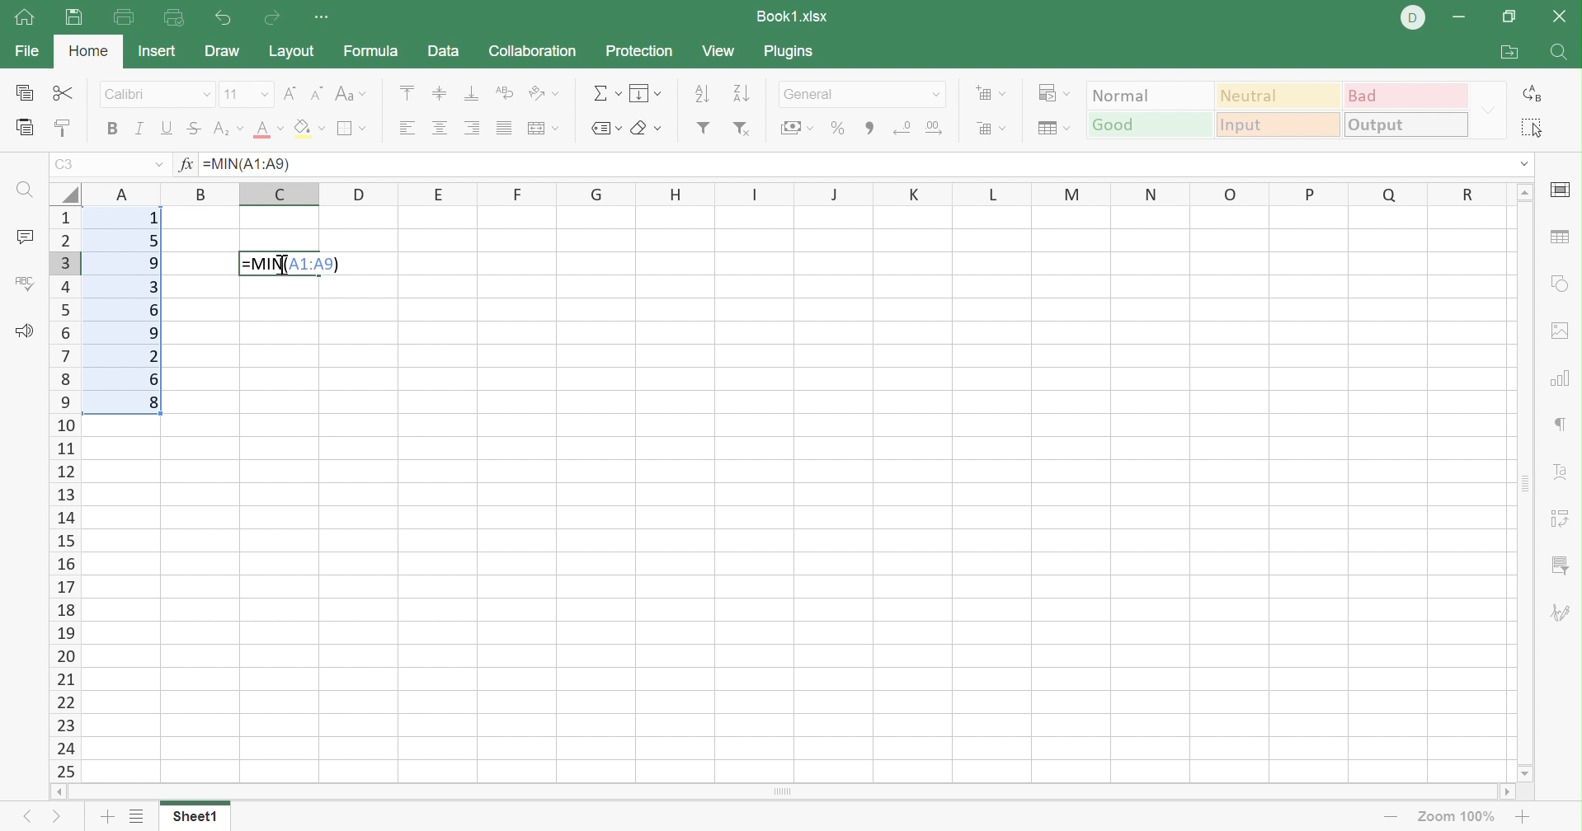 This screenshot has width=1582, height=831. Describe the element at coordinates (720, 51) in the screenshot. I see `View` at that location.